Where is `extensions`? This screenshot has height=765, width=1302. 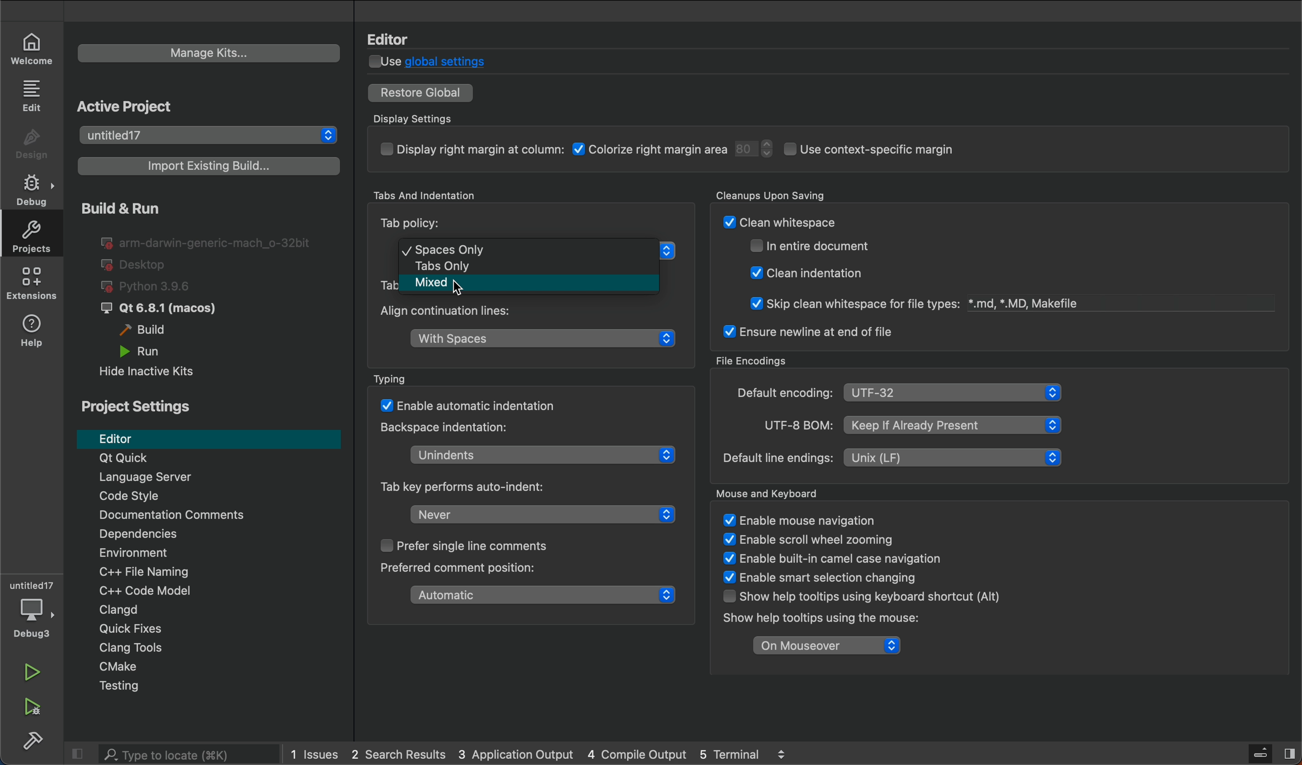 extensions is located at coordinates (35, 285).